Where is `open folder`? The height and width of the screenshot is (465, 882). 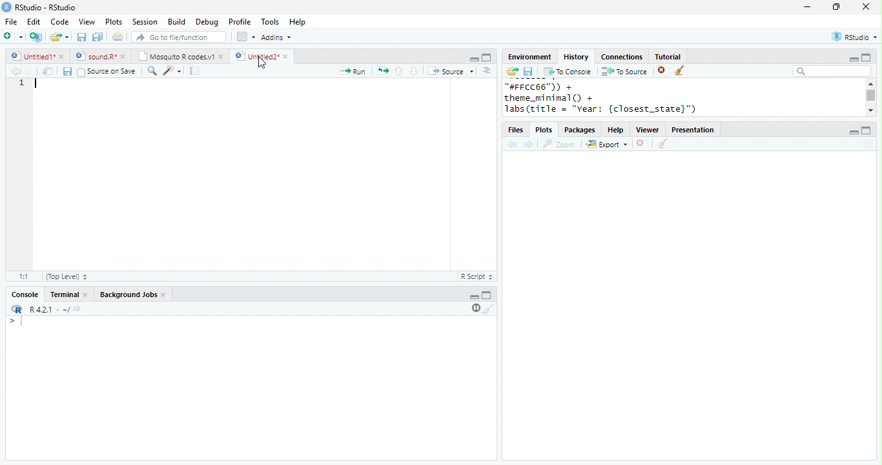
open folder is located at coordinates (513, 71).